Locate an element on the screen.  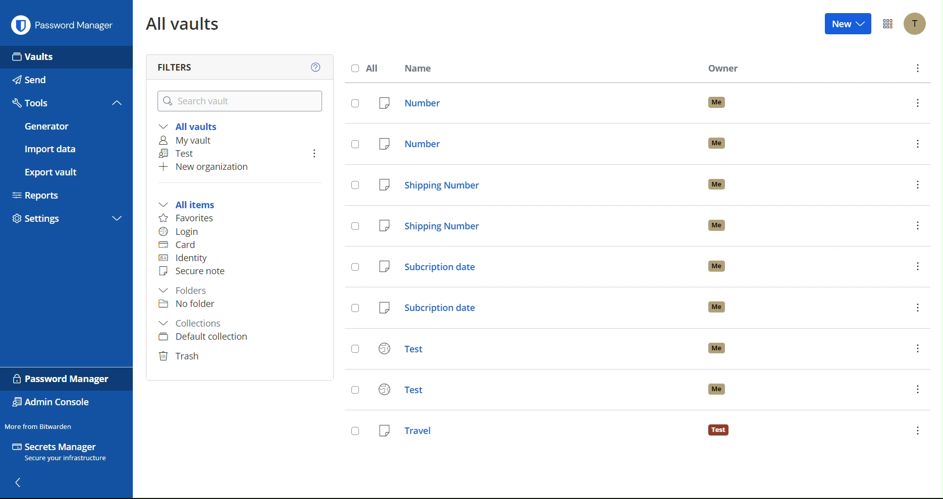
select entry is located at coordinates (354, 227).